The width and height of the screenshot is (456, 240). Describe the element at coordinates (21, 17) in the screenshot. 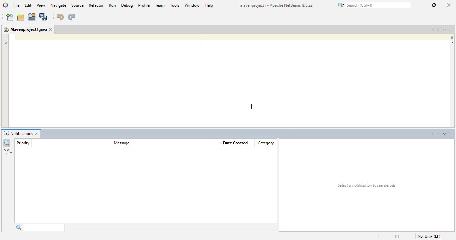

I see `new project` at that location.